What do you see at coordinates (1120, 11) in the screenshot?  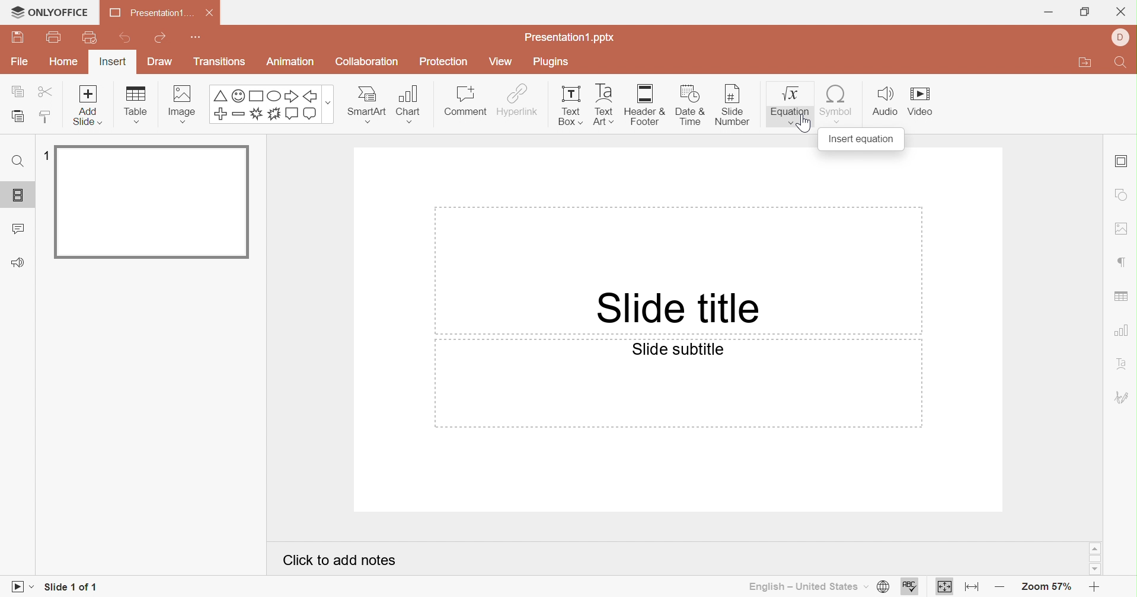 I see `Close` at bounding box center [1120, 11].